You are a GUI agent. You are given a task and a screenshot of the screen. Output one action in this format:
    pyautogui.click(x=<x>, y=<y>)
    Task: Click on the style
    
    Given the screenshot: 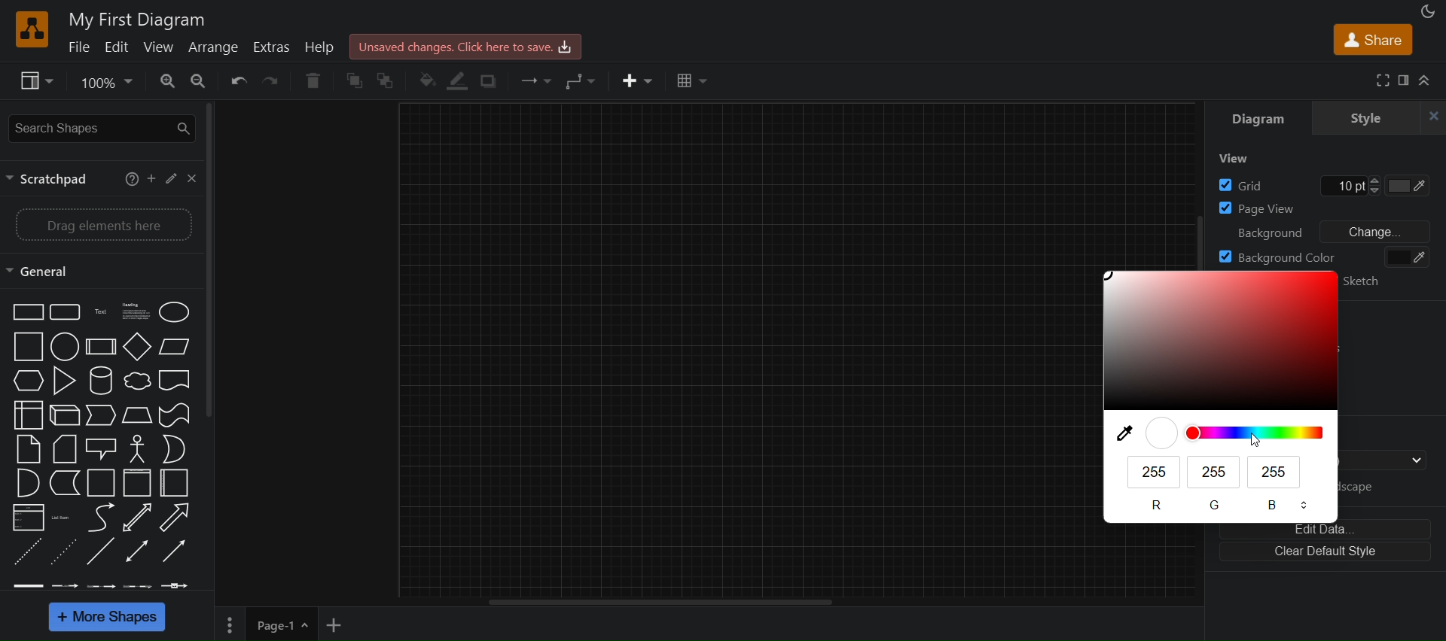 What is the action you would take?
    pyautogui.click(x=1369, y=118)
    